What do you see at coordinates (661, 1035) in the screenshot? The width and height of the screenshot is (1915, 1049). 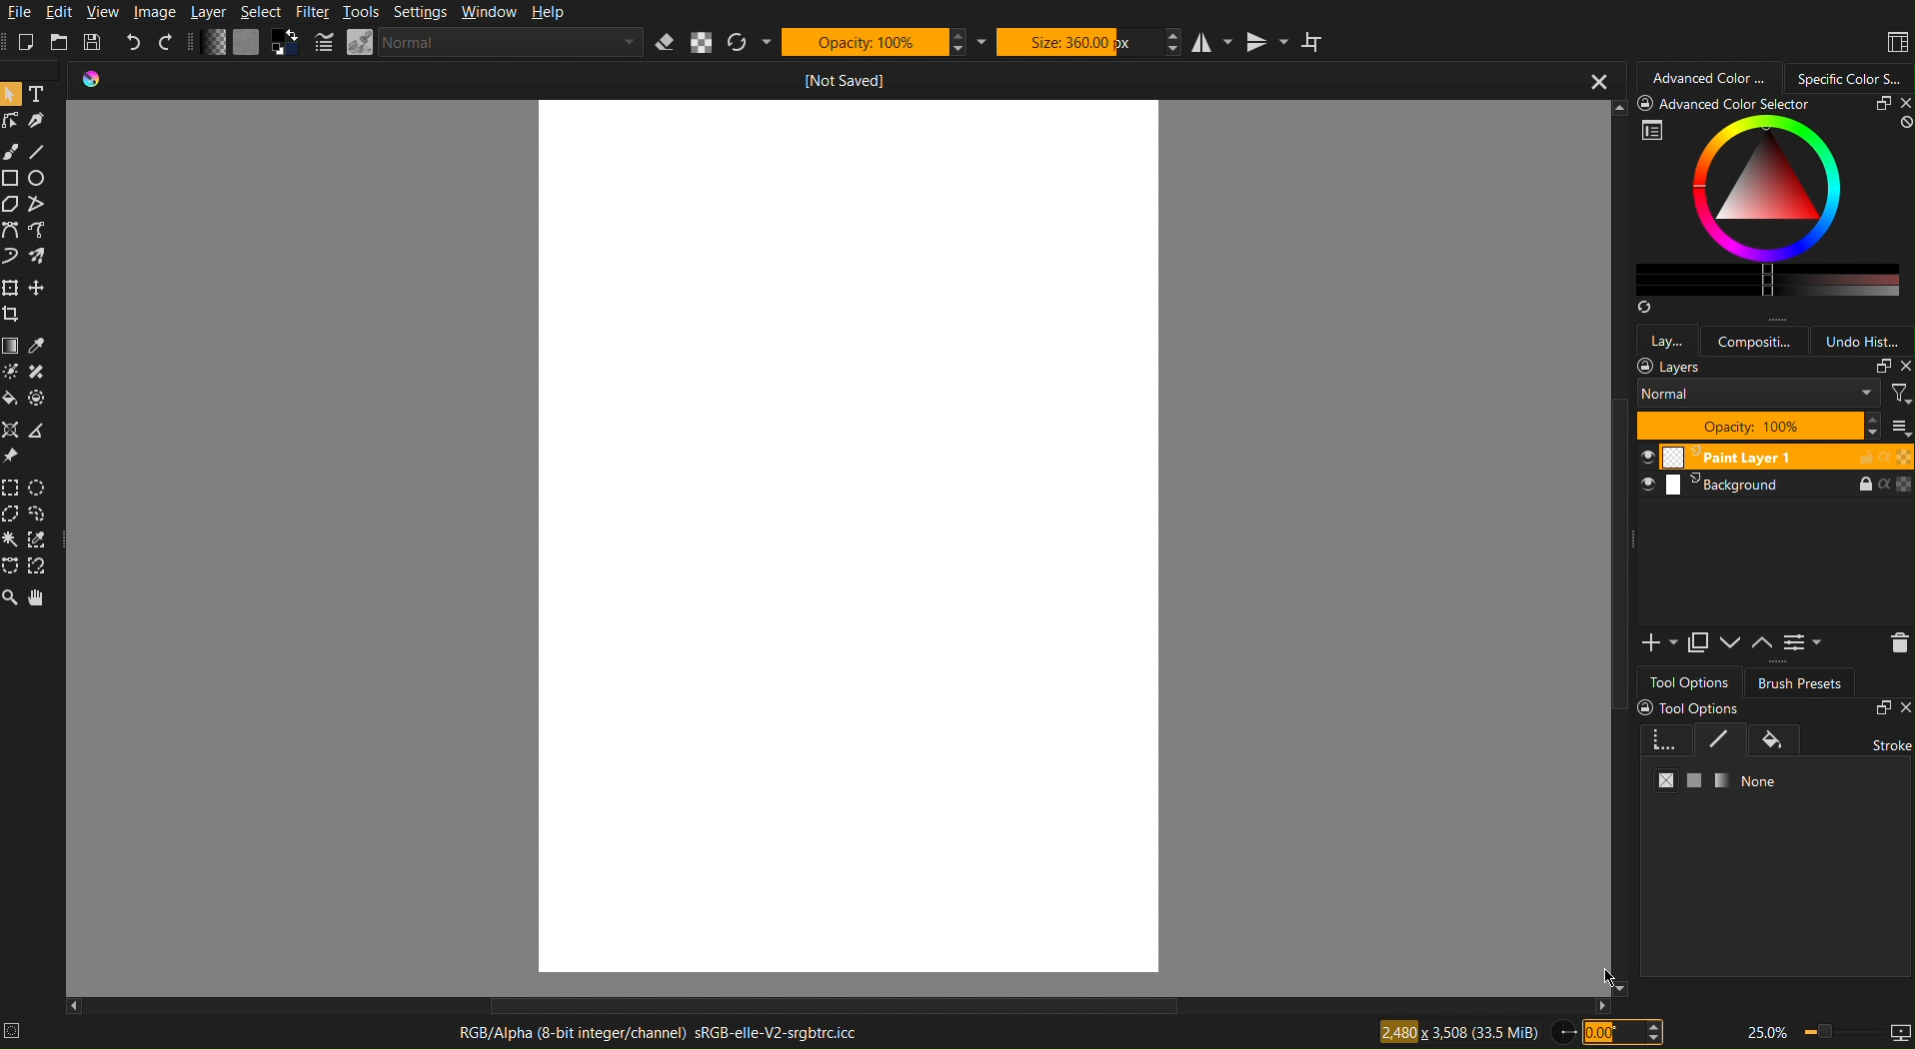 I see `RGB Alpha Channel` at bounding box center [661, 1035].